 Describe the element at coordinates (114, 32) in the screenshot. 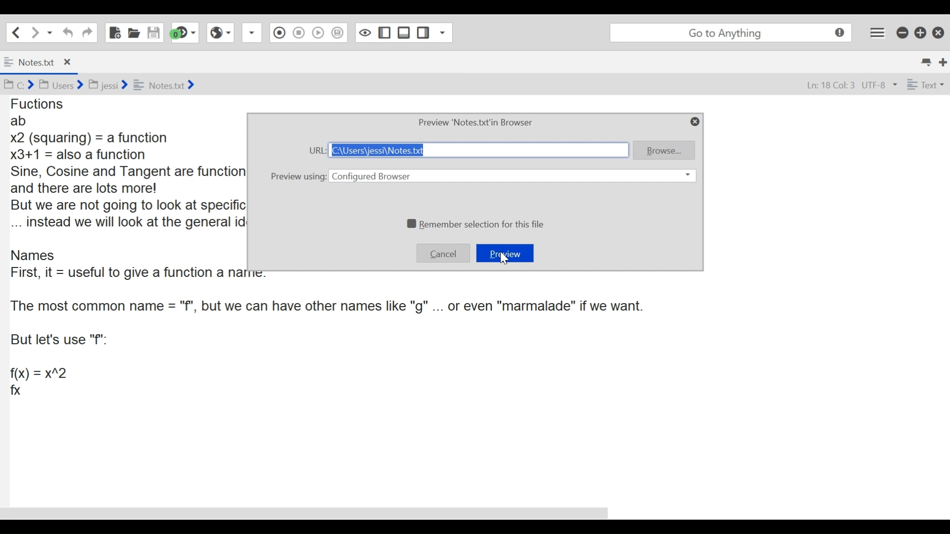

I see `new file` at that location.